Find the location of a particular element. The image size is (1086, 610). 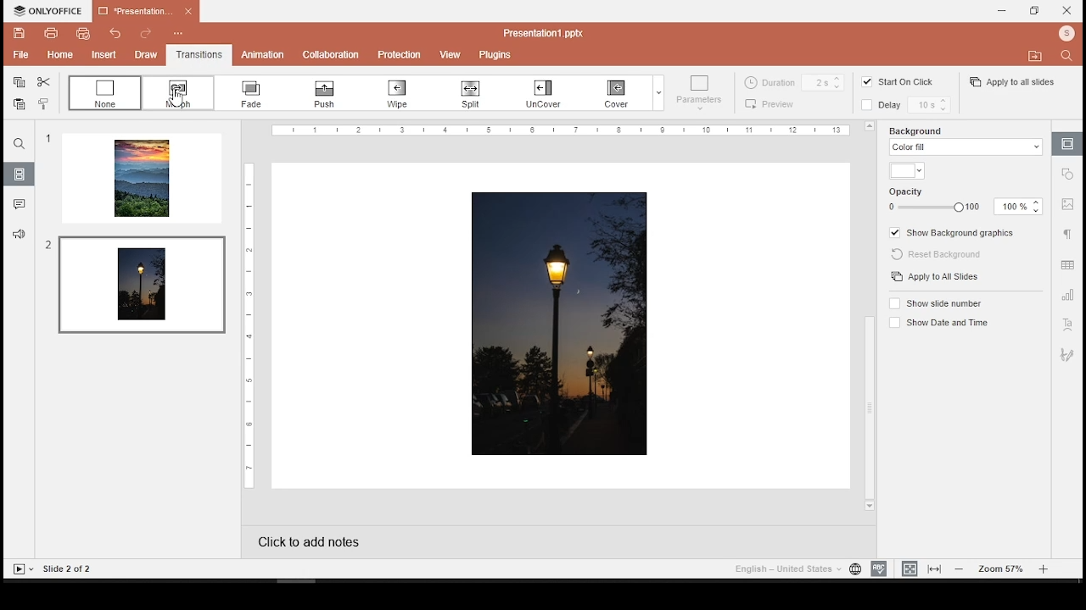

fit to slide is located at coordinates (910, 568).